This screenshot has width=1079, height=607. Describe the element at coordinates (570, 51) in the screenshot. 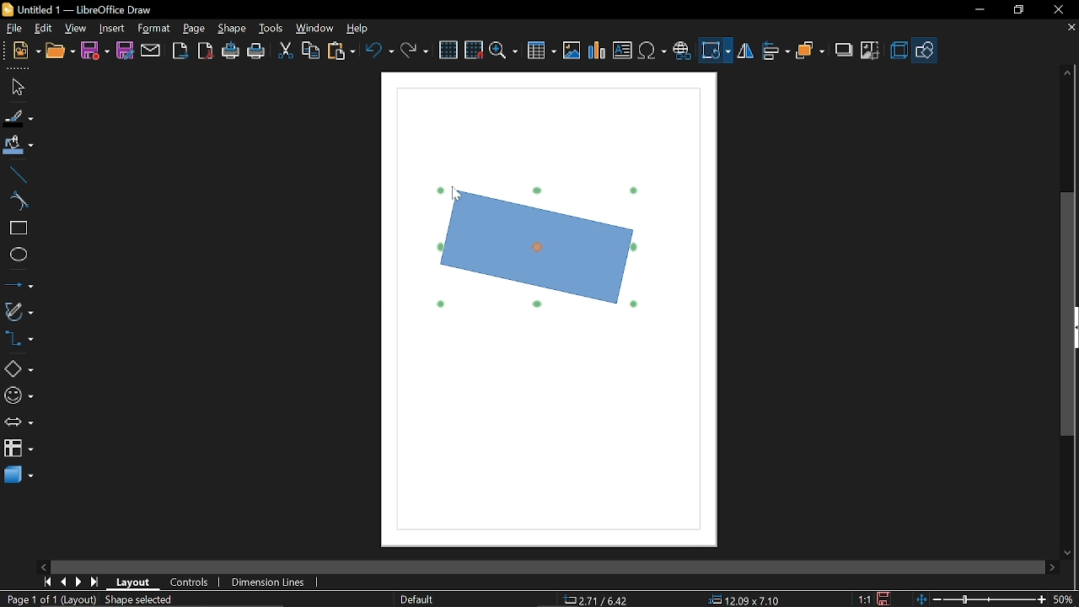

I see `Insert Image` at that location.